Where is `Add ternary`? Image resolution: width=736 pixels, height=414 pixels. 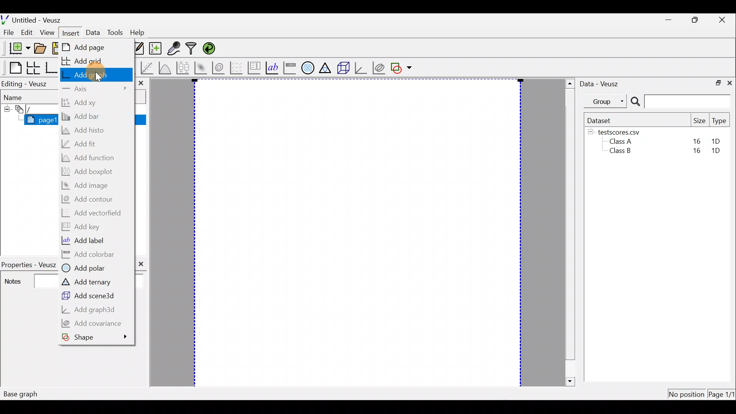
Add ternary is located at coordinates (87, 281).